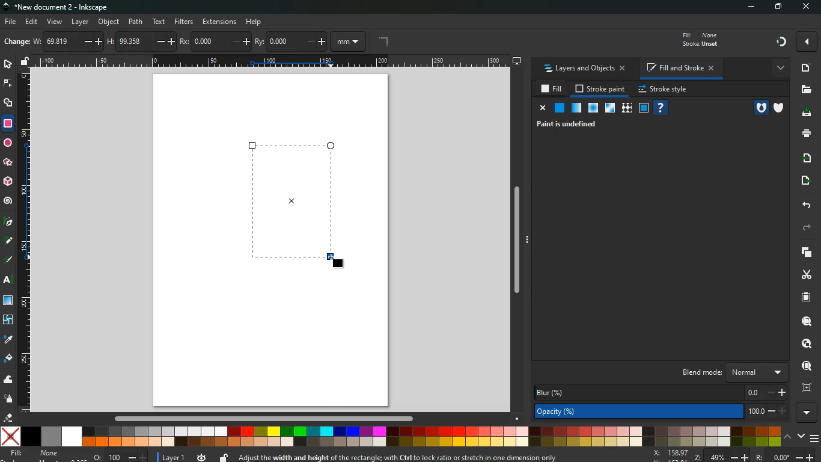 This screenshot has height=462, width=821. What do you see at coordinates (11, 21) in the screenshot?
I see `file` at bounding box center [11, 21].